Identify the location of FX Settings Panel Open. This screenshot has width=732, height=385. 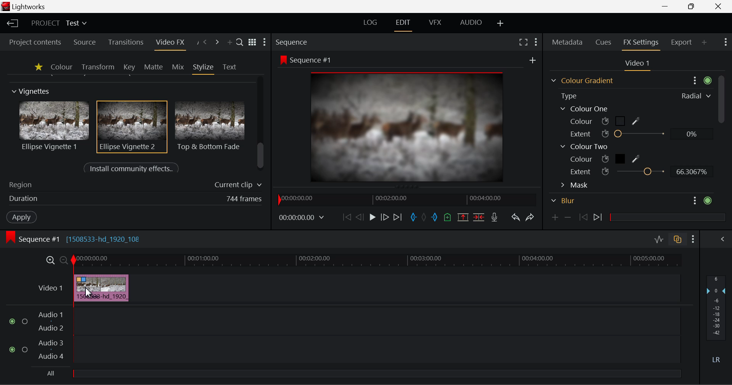
(640, 43).